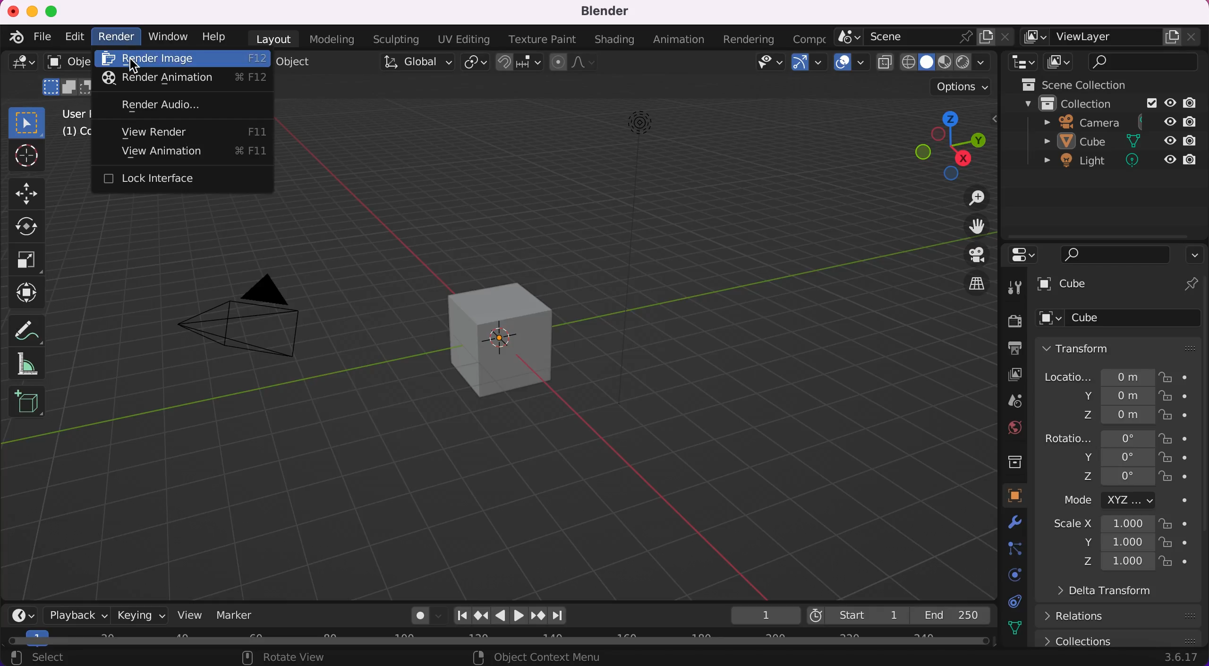 The width and height of the screenshot is (1209, 666). What do you see at coordinates (395, 39) in the screenshot?
I see `sculpting` at bounding box center [395, 39].